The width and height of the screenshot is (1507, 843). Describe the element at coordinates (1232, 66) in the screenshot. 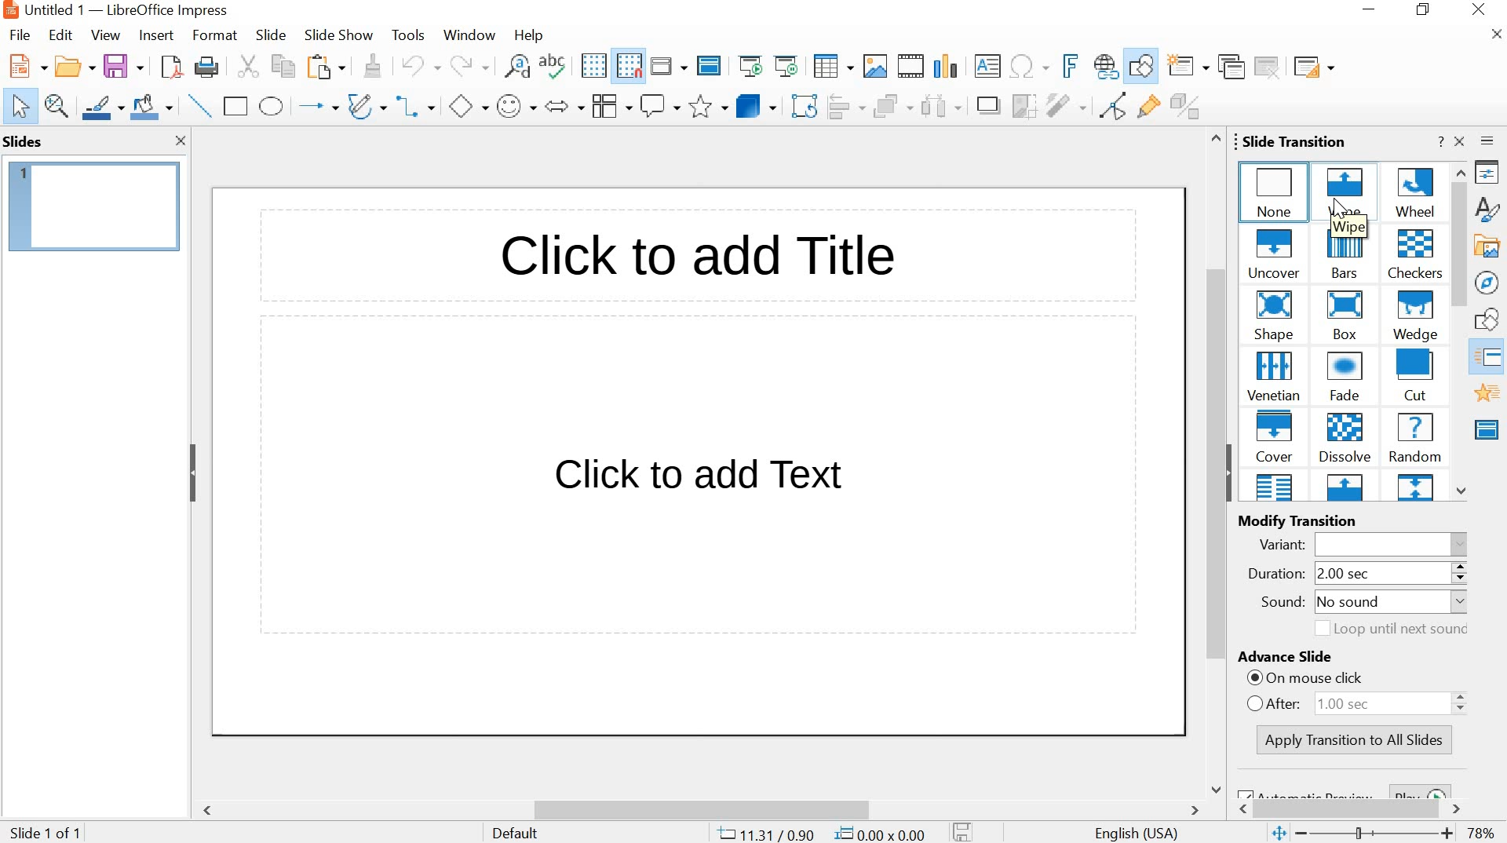

I see `Duplicate slide` at that location.